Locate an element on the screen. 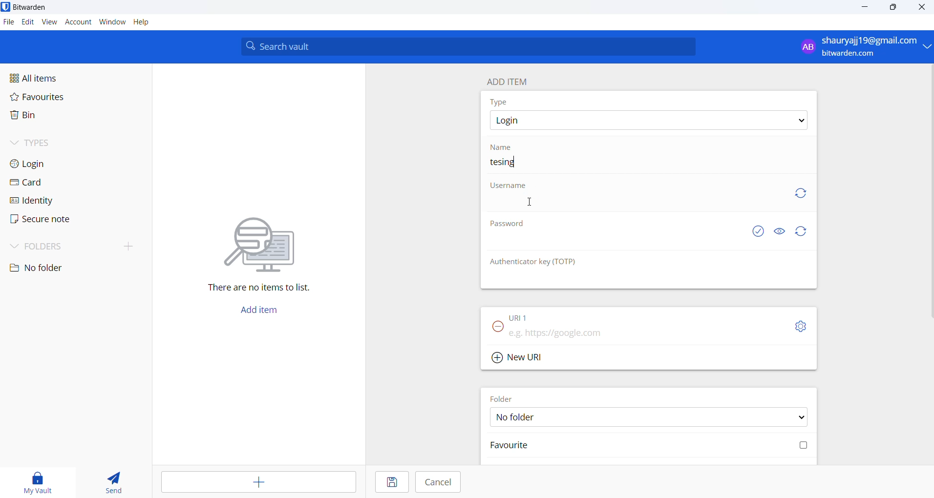 Image resolution: width=934 pixels, height=498 pixels. cursor is located at coordinates (531, 202).